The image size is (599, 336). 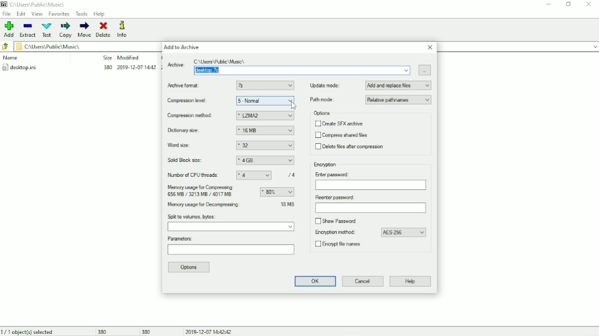 I want to click on Archive, so click(x=175, y=67).